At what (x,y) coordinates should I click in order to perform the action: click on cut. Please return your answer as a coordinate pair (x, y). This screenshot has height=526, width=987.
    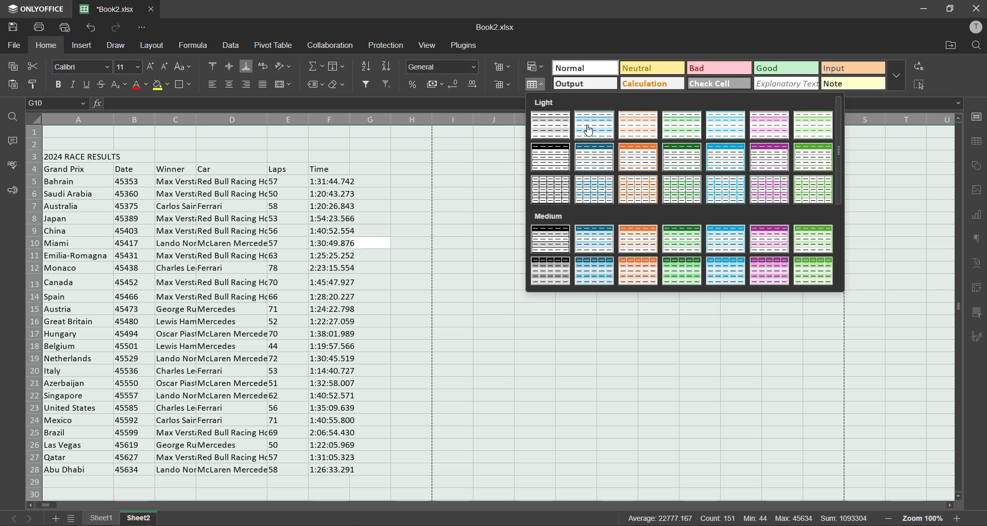
    Looking at the image, I should click on (34, 66).